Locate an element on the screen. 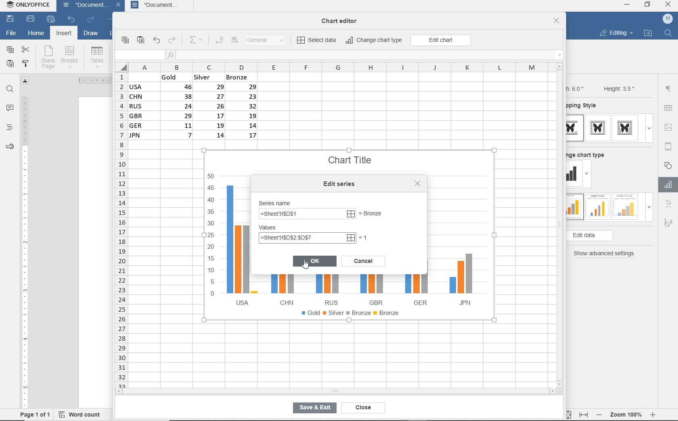 This screenshot has height=421, width=678. Text Art Settings is located at coordinates (668, 204).